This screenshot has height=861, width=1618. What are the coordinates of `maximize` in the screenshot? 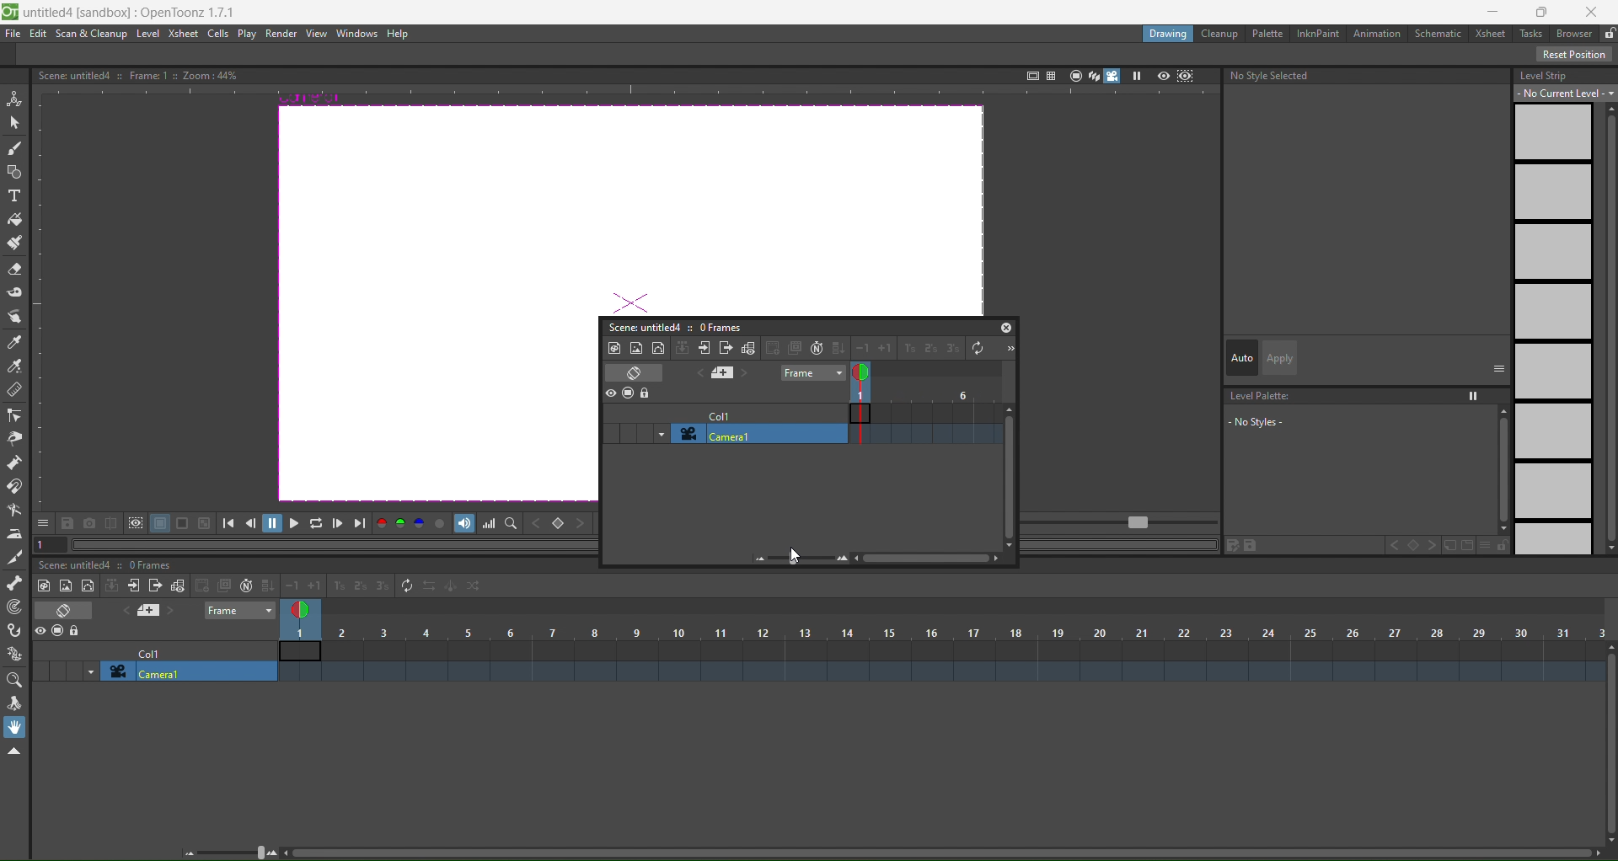 It's located at (1545, 11).